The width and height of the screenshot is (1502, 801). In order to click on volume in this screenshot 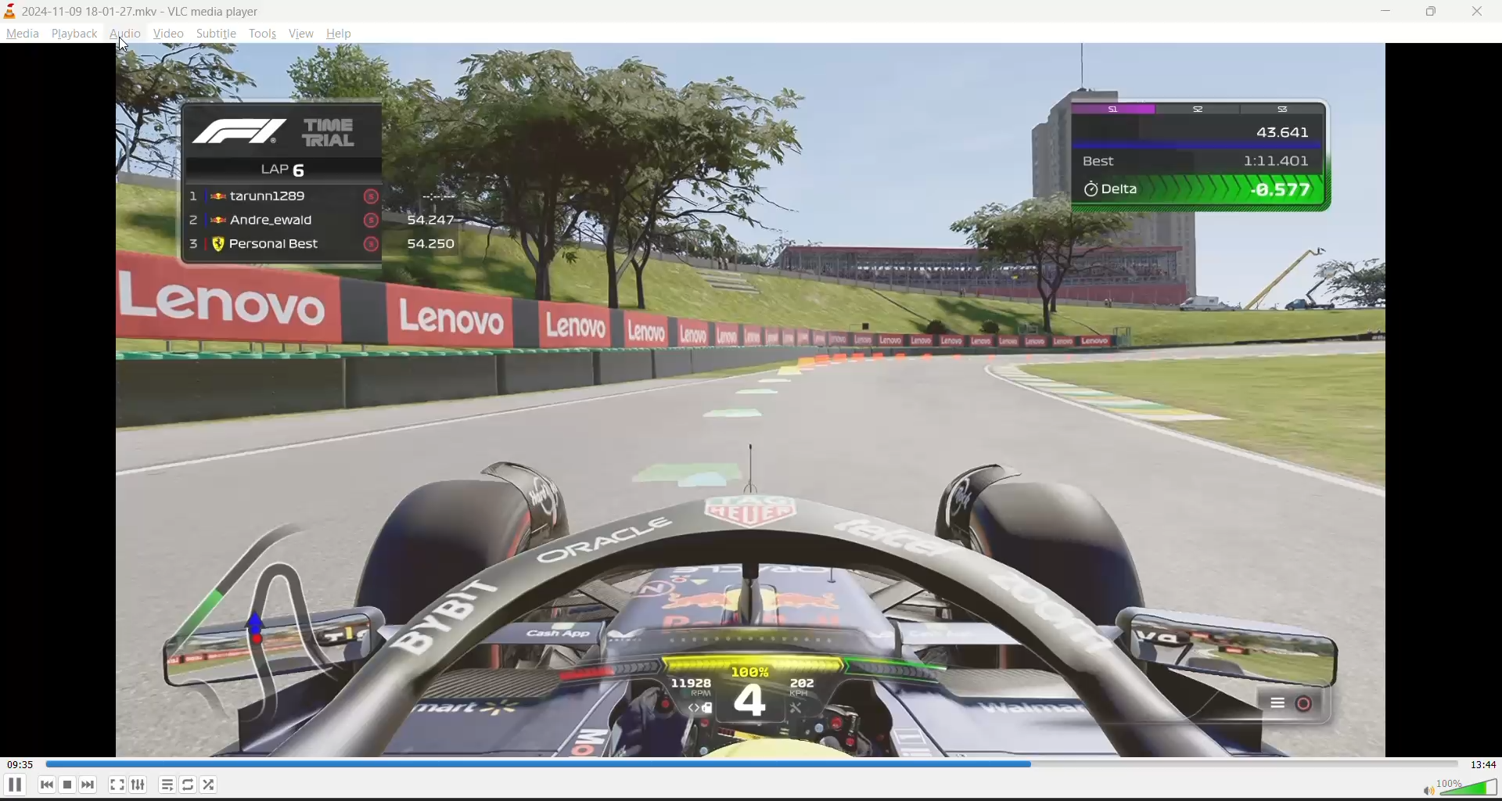, I will do `click(1461, 786)`.